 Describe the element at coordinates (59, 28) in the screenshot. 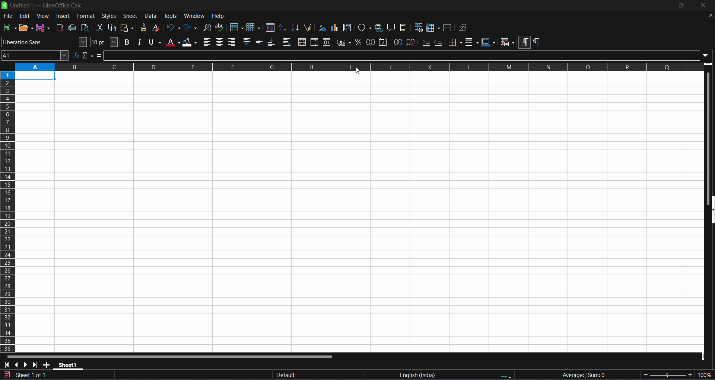

I see `export directly as pdf` at that location.